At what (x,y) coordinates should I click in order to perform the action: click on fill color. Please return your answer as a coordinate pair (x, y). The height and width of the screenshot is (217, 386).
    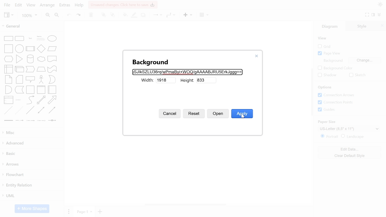
    Looking at the image, I should click on (124, 15).